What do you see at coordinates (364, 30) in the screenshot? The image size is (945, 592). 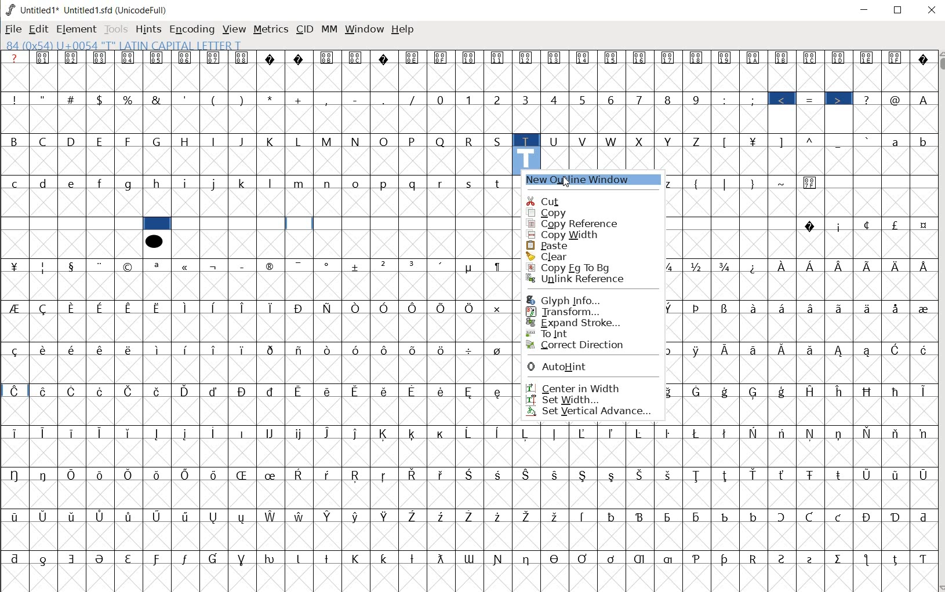 I see `window` at bounding box center [364, 30].